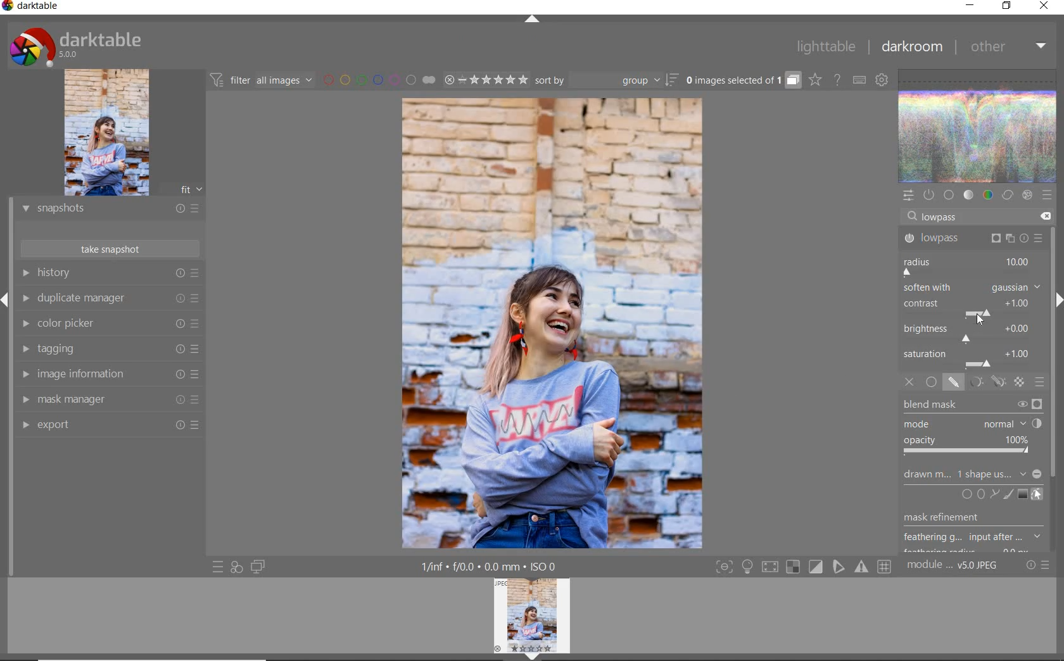  Describe the element at coordinates (978, 125) in the screenshot. I see `waveform` at that location.